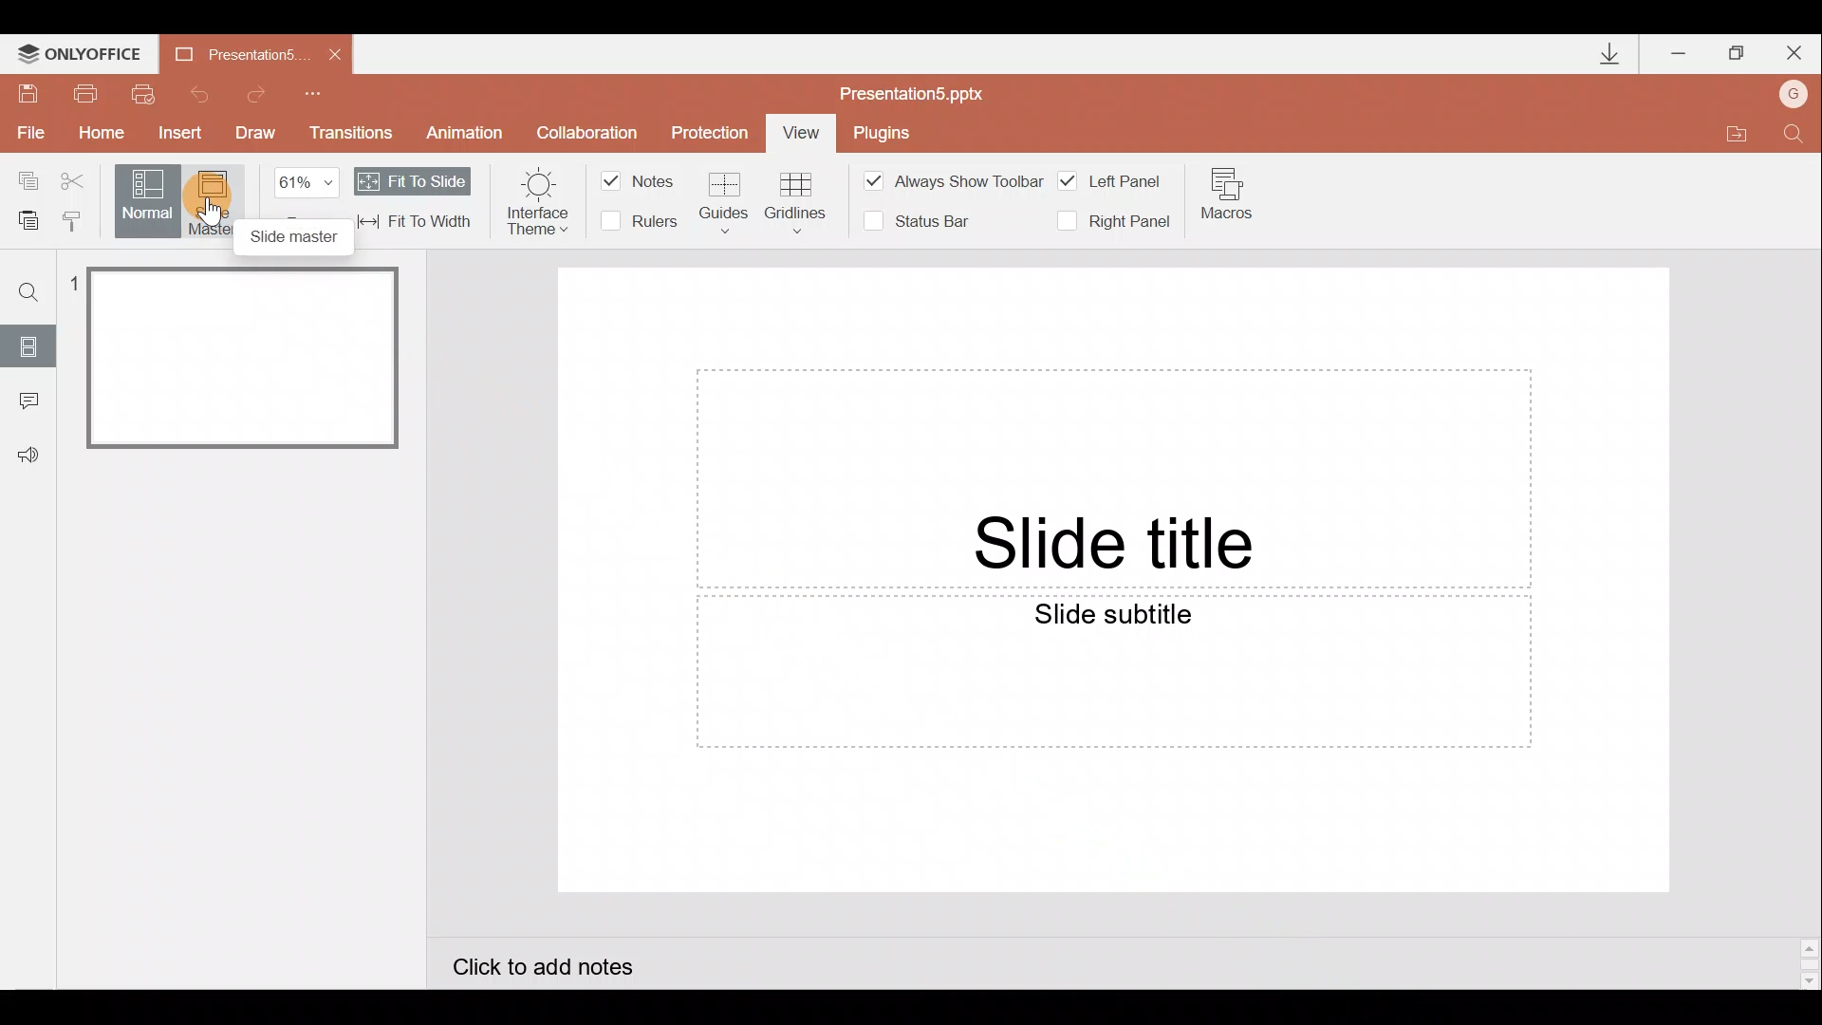 The width and height of the screenshot is (1822, 1025). Describe the element at coordinates (149, 198) in the screenshot. I see `Normal` at that location.